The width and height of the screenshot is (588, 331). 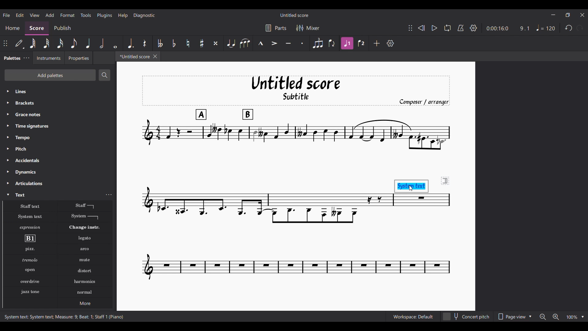 What do you see at coordinates (543, 317) in the screenshot?
I see `Zoom out` at bounding box center [543, 317].